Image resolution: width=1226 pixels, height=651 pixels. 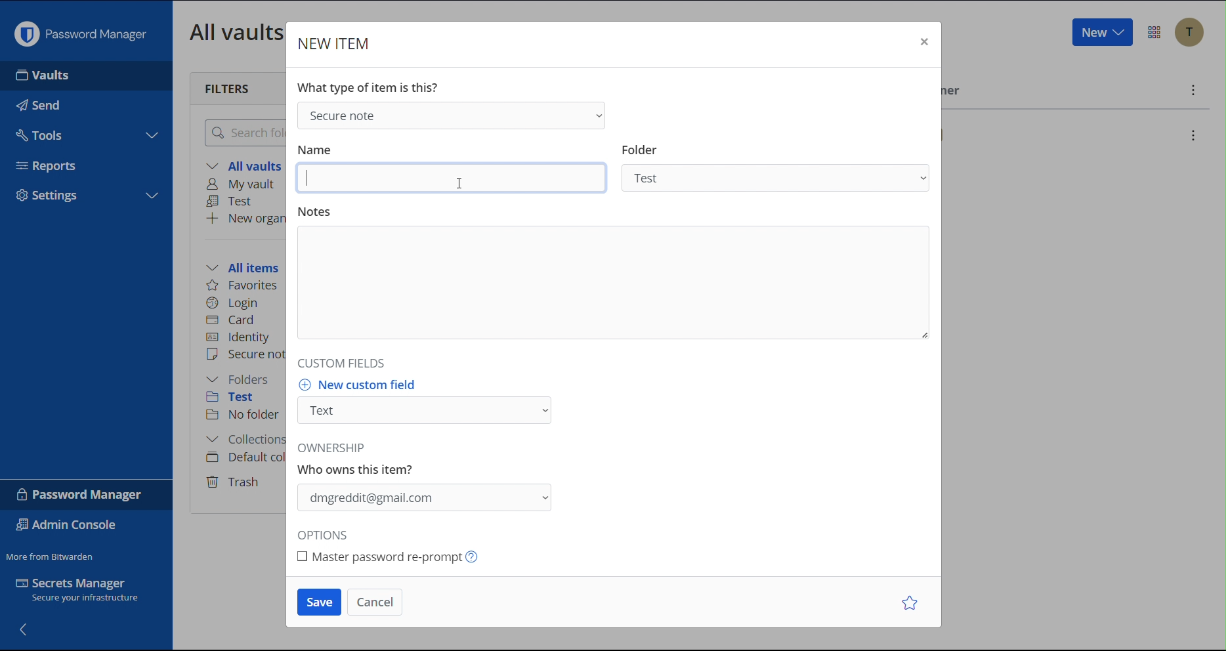 I want to click on Folder, so click(x=780, y=169).